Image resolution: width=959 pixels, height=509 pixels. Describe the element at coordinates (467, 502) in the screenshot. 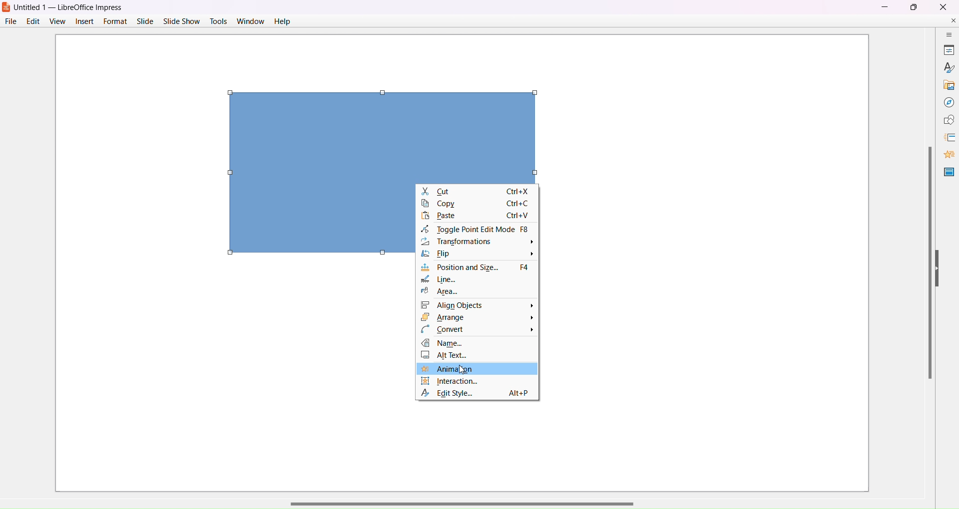

I see `Horizontal Scroll Bar` at that location.